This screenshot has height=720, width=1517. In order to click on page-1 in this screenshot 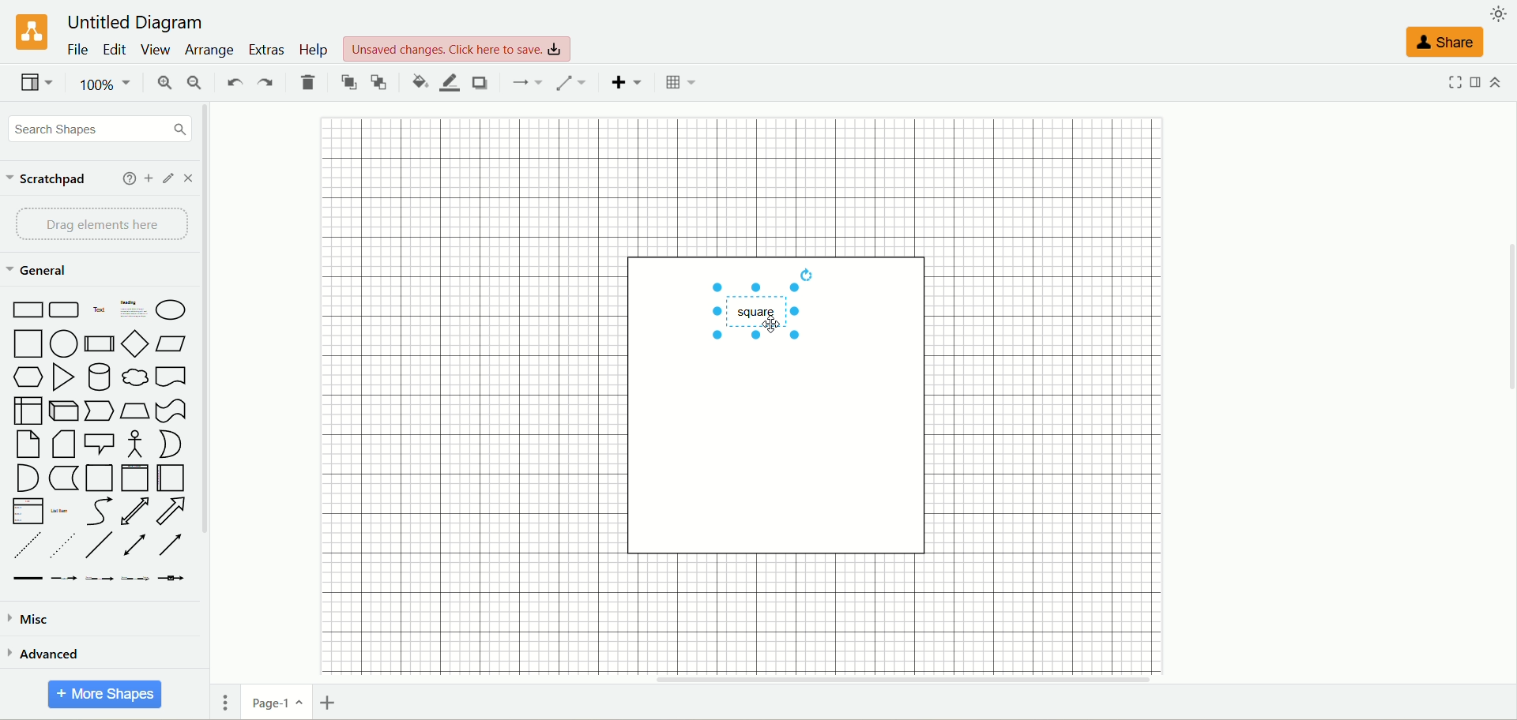, I will do `click(273, 703)`.